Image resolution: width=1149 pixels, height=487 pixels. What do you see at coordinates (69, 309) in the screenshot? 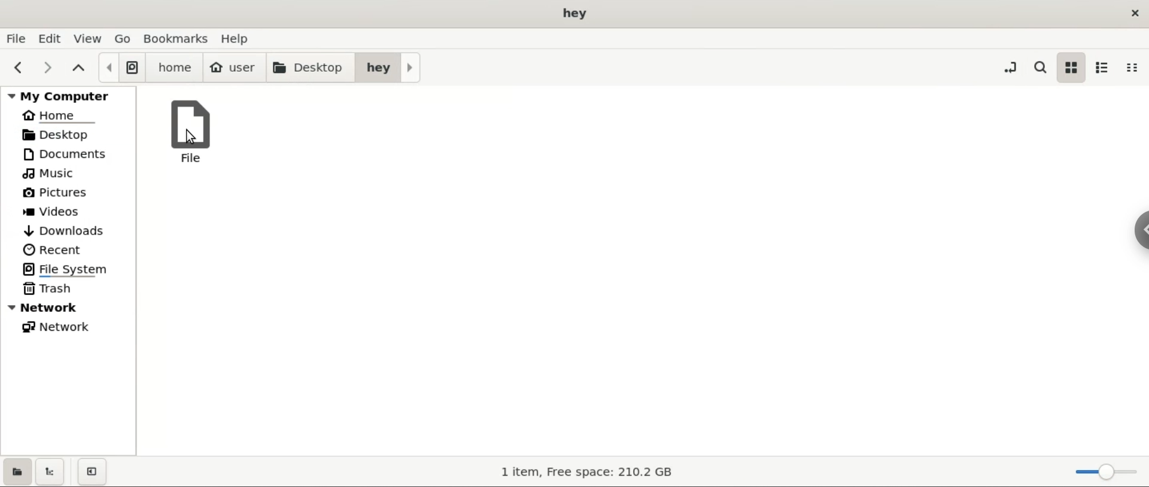
I see `ntework` at bounding box center [69, 309].